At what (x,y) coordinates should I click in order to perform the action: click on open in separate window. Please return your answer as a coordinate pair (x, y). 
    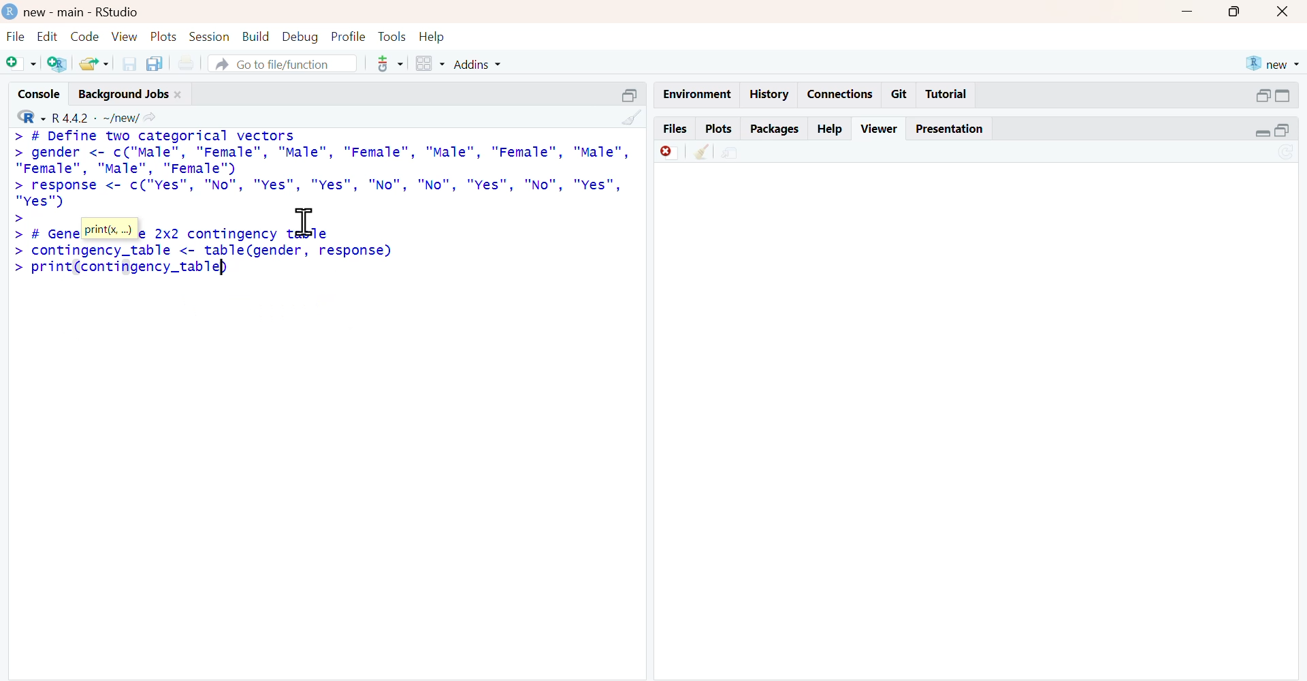
    Looking at the image, I should click on (629, 96).